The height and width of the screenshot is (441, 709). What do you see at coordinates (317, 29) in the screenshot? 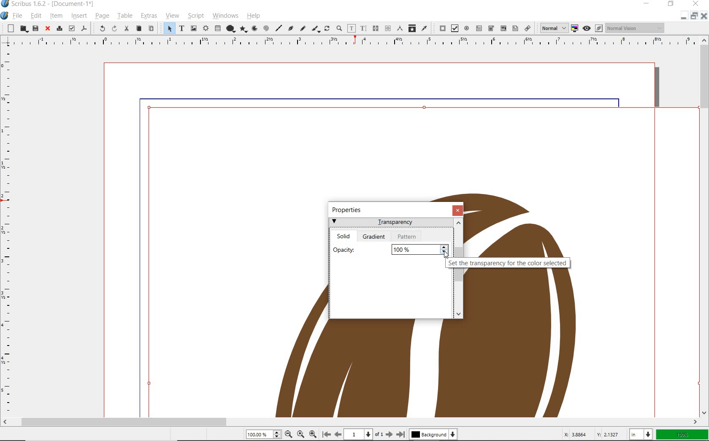
I see `calligraphic line` at bounding box center [317, 29].